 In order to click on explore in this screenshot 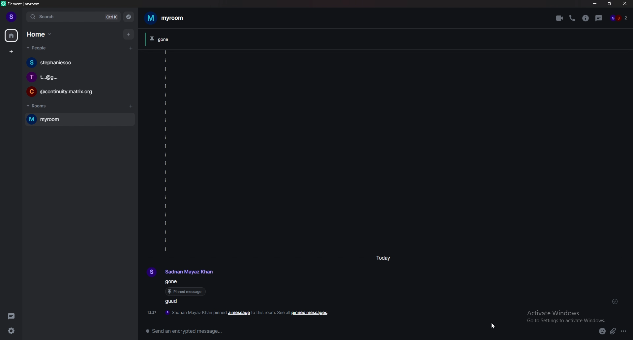, I will do `click(129, 16)`.